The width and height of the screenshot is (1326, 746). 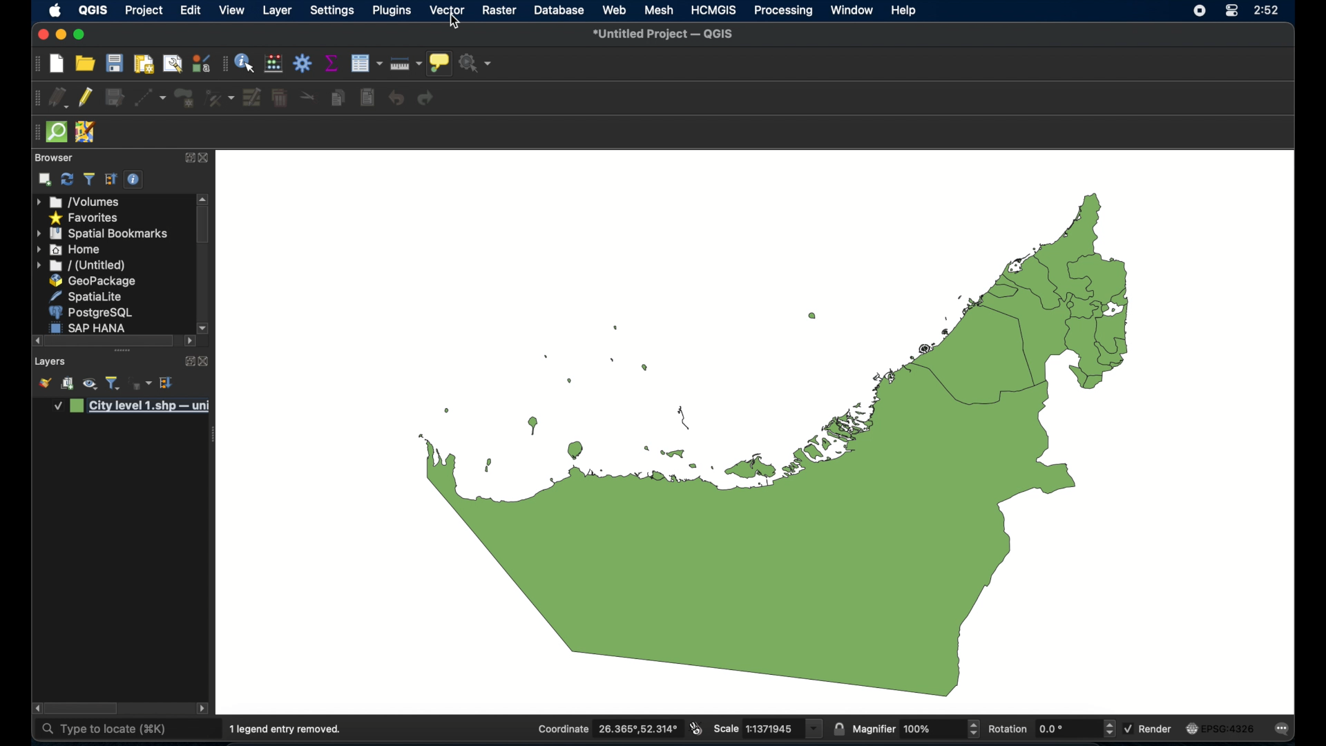 What do you see at coordinates (367, 98) in the screenshot?
I see `paste features` at bounding box center [367, 98].